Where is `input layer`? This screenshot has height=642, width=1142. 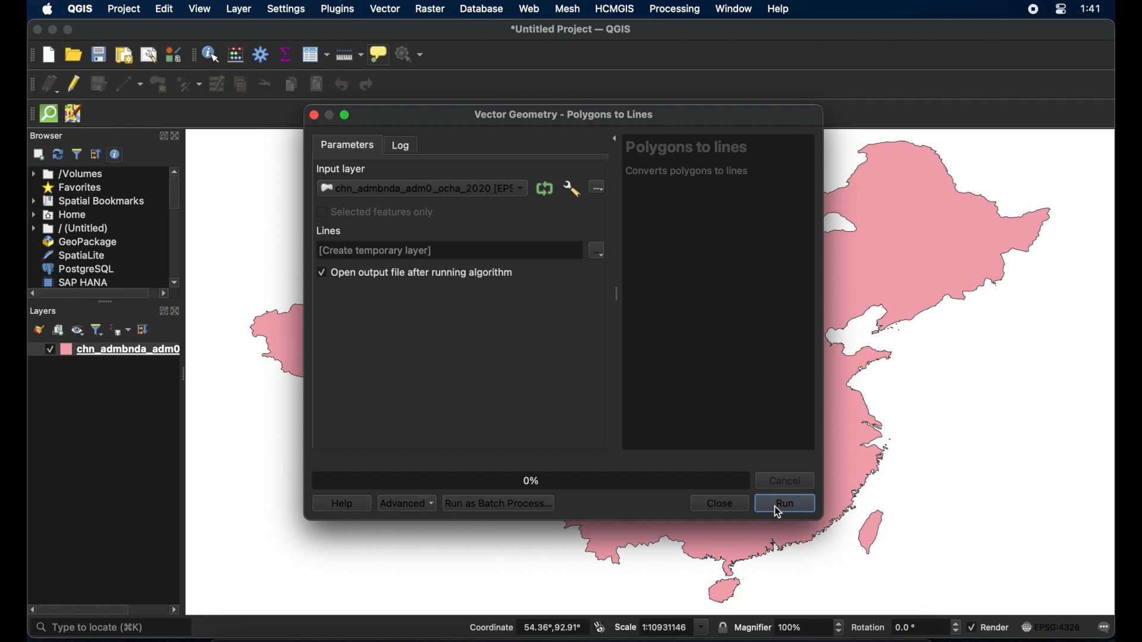 input layer is located at coordinates (421, 188).